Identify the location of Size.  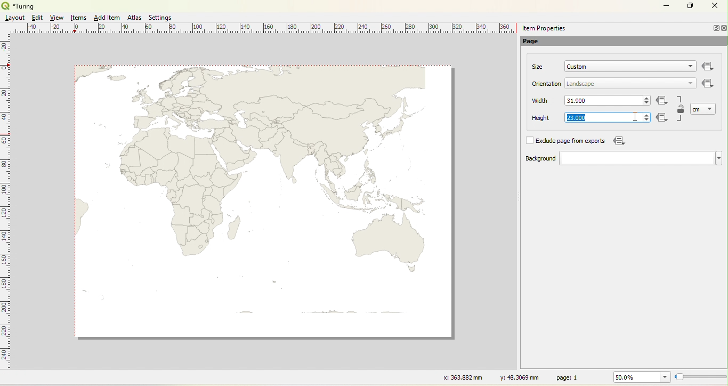
(538, 67).